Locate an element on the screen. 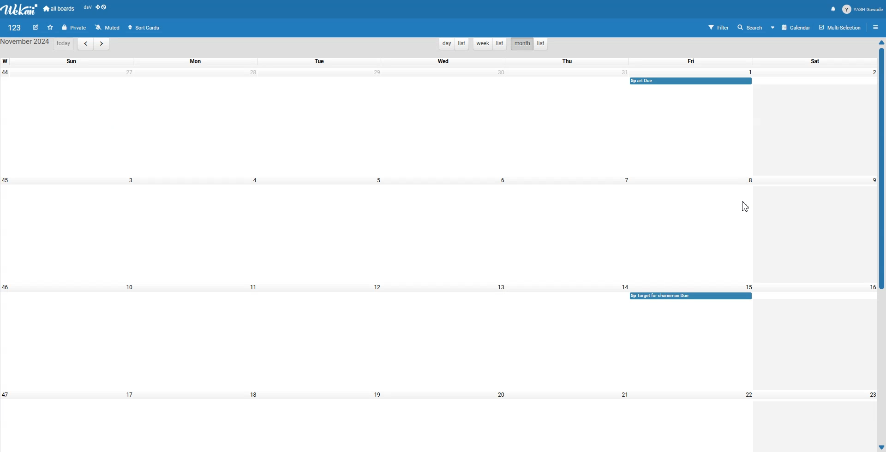  Show desktop Drag Handle is located at coordinates (102, 7).